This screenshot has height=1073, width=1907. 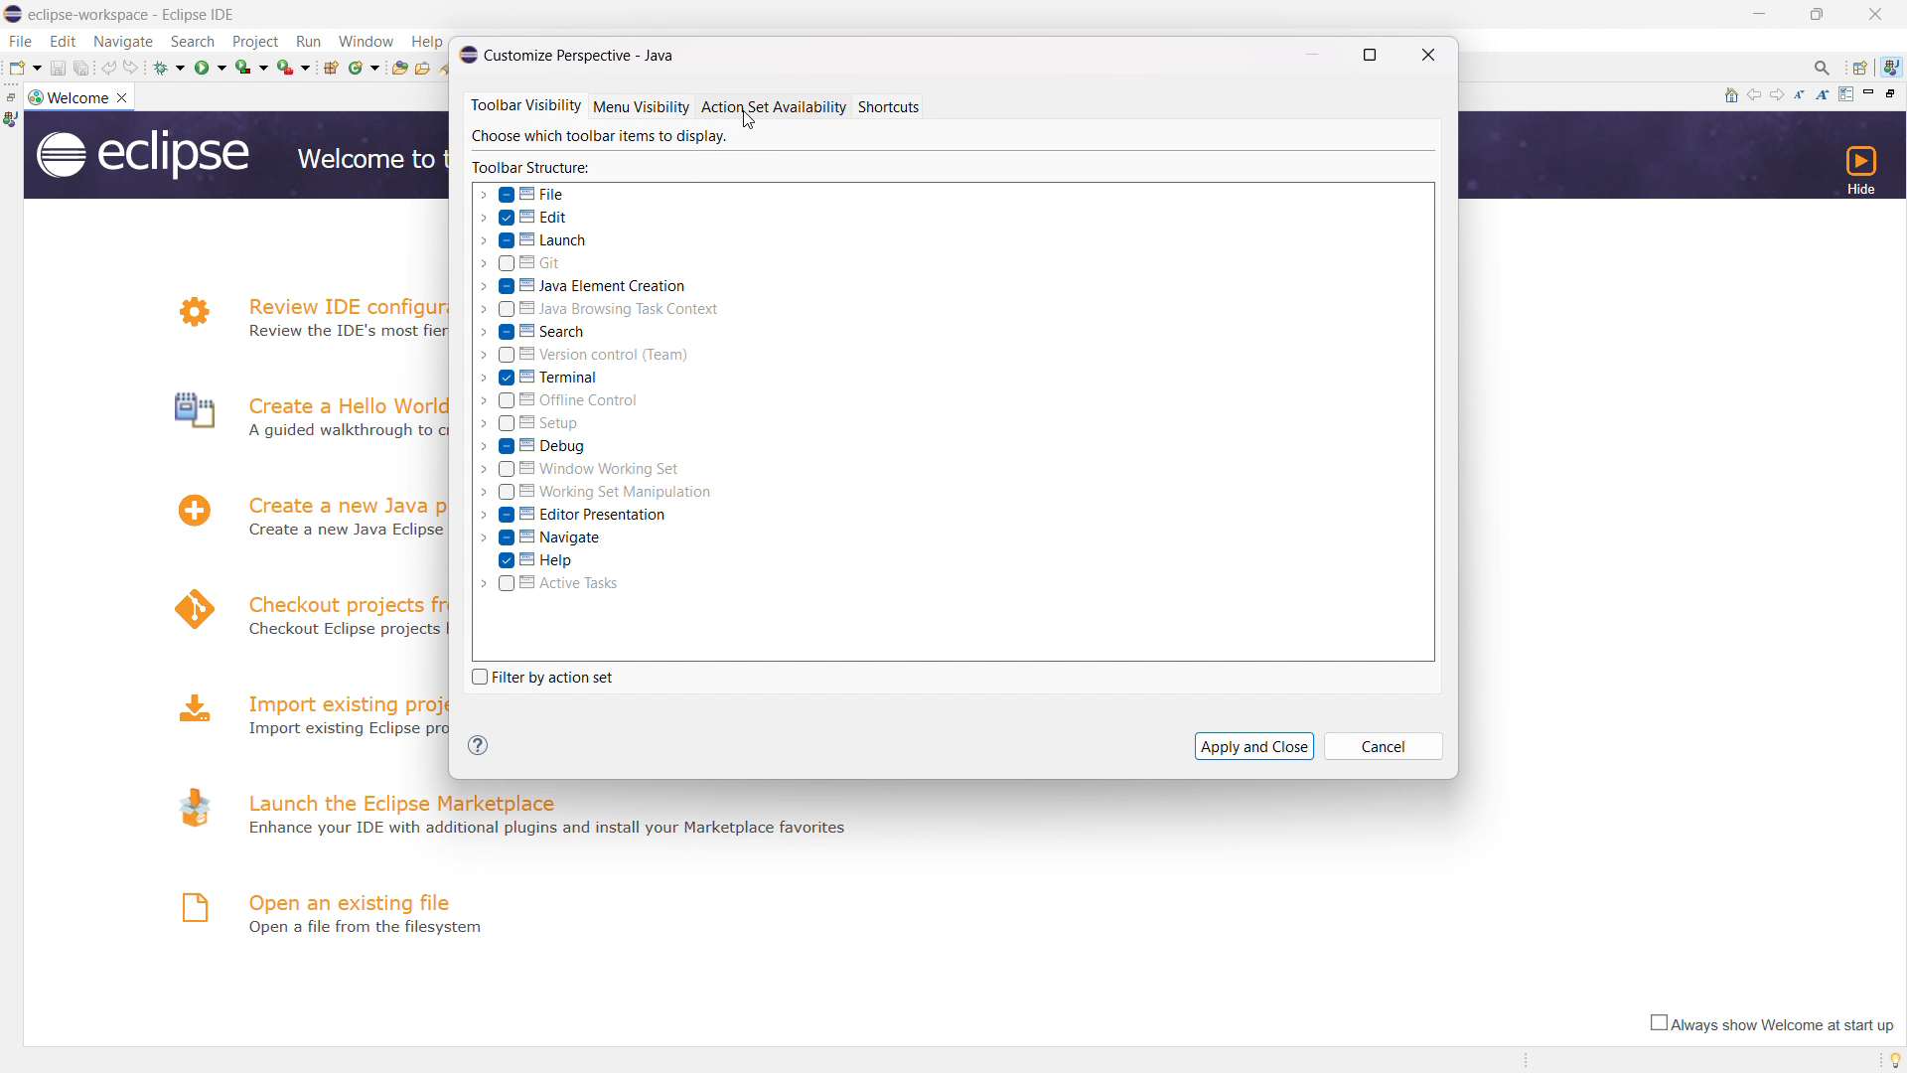 What do you see at coordinates (1729, 95) in the screenshot?
I see `home` at bounding box center [1729, 95].